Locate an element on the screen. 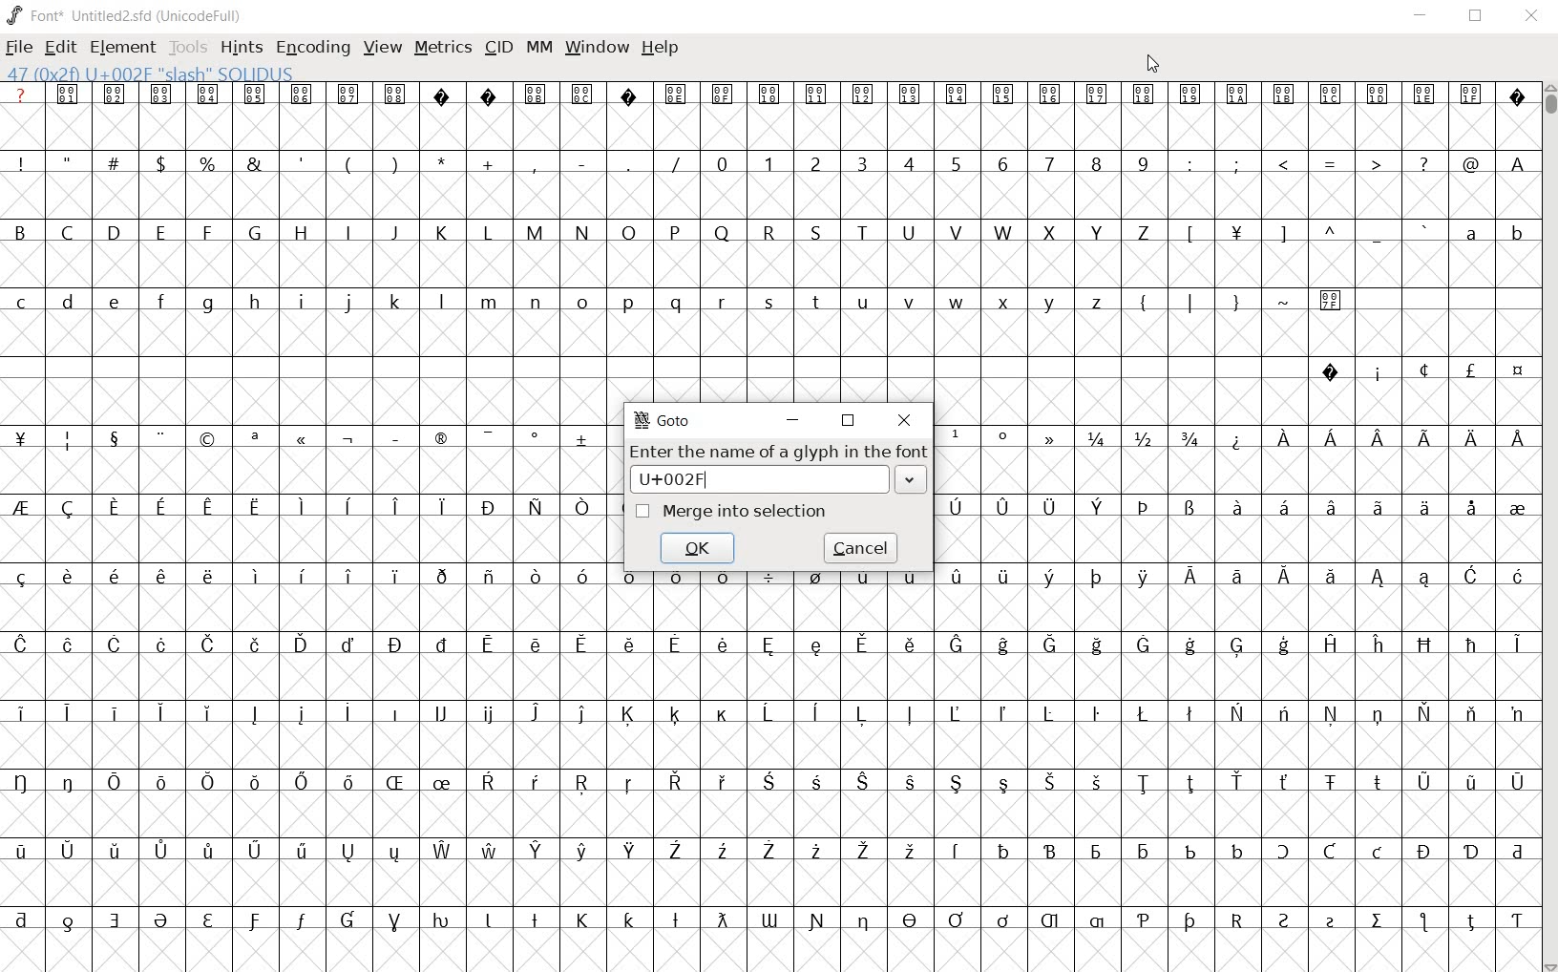 The height and width of the screenshot is (972, 1558). symbols is located at coordinates (1238, 299).